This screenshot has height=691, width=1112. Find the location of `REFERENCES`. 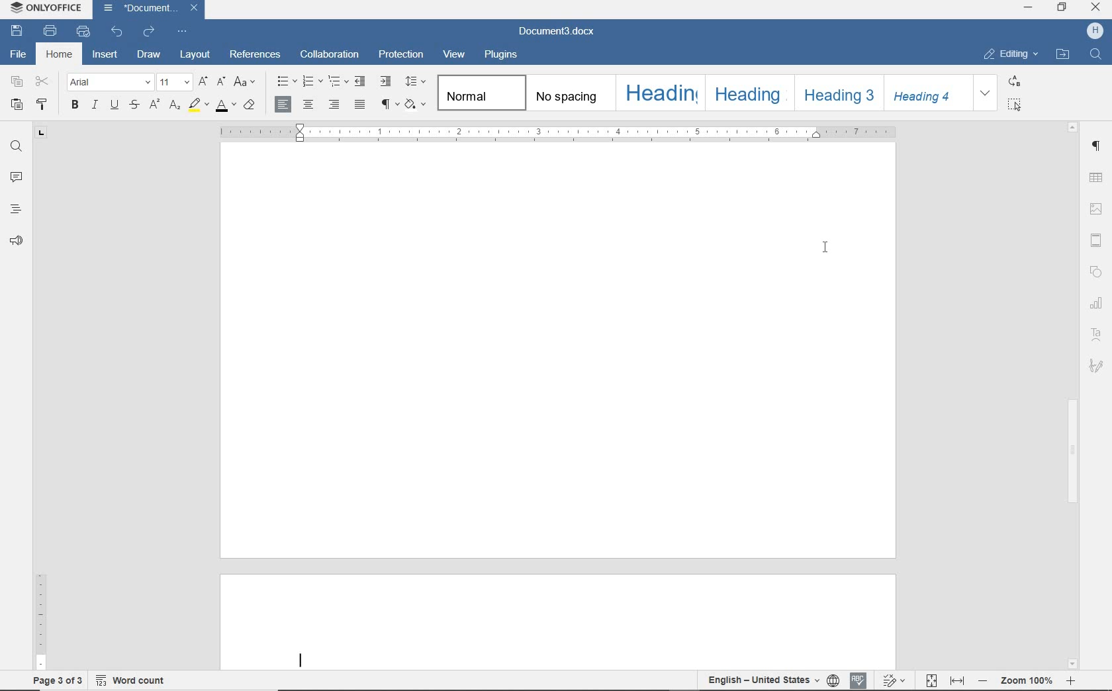

REFERENCES is located at coordinates (255, 55).